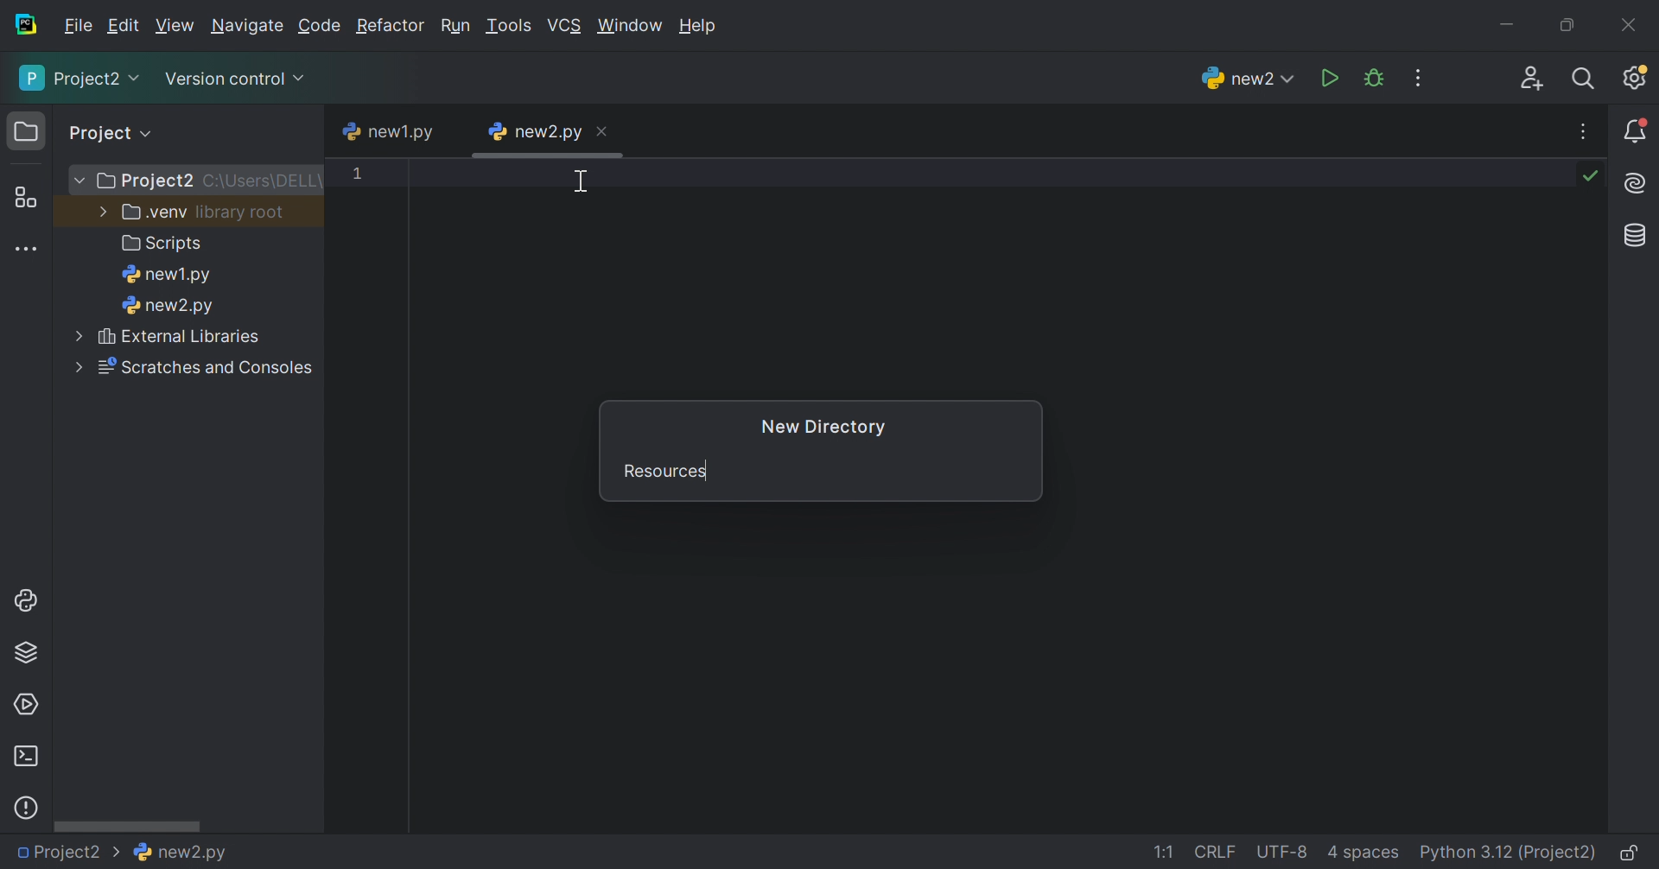 This screenshot has height=869, width=1659. I want to click on Cursor, so click(585, 182).